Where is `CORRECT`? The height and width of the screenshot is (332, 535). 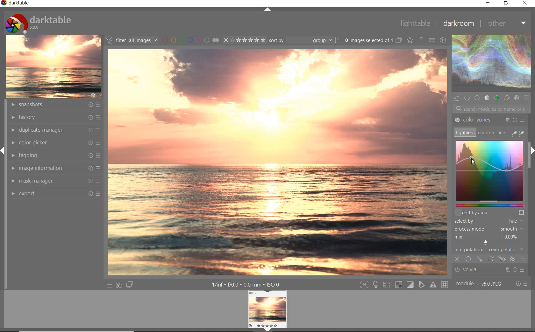
CORRECT is located at coordinates (507, 98).